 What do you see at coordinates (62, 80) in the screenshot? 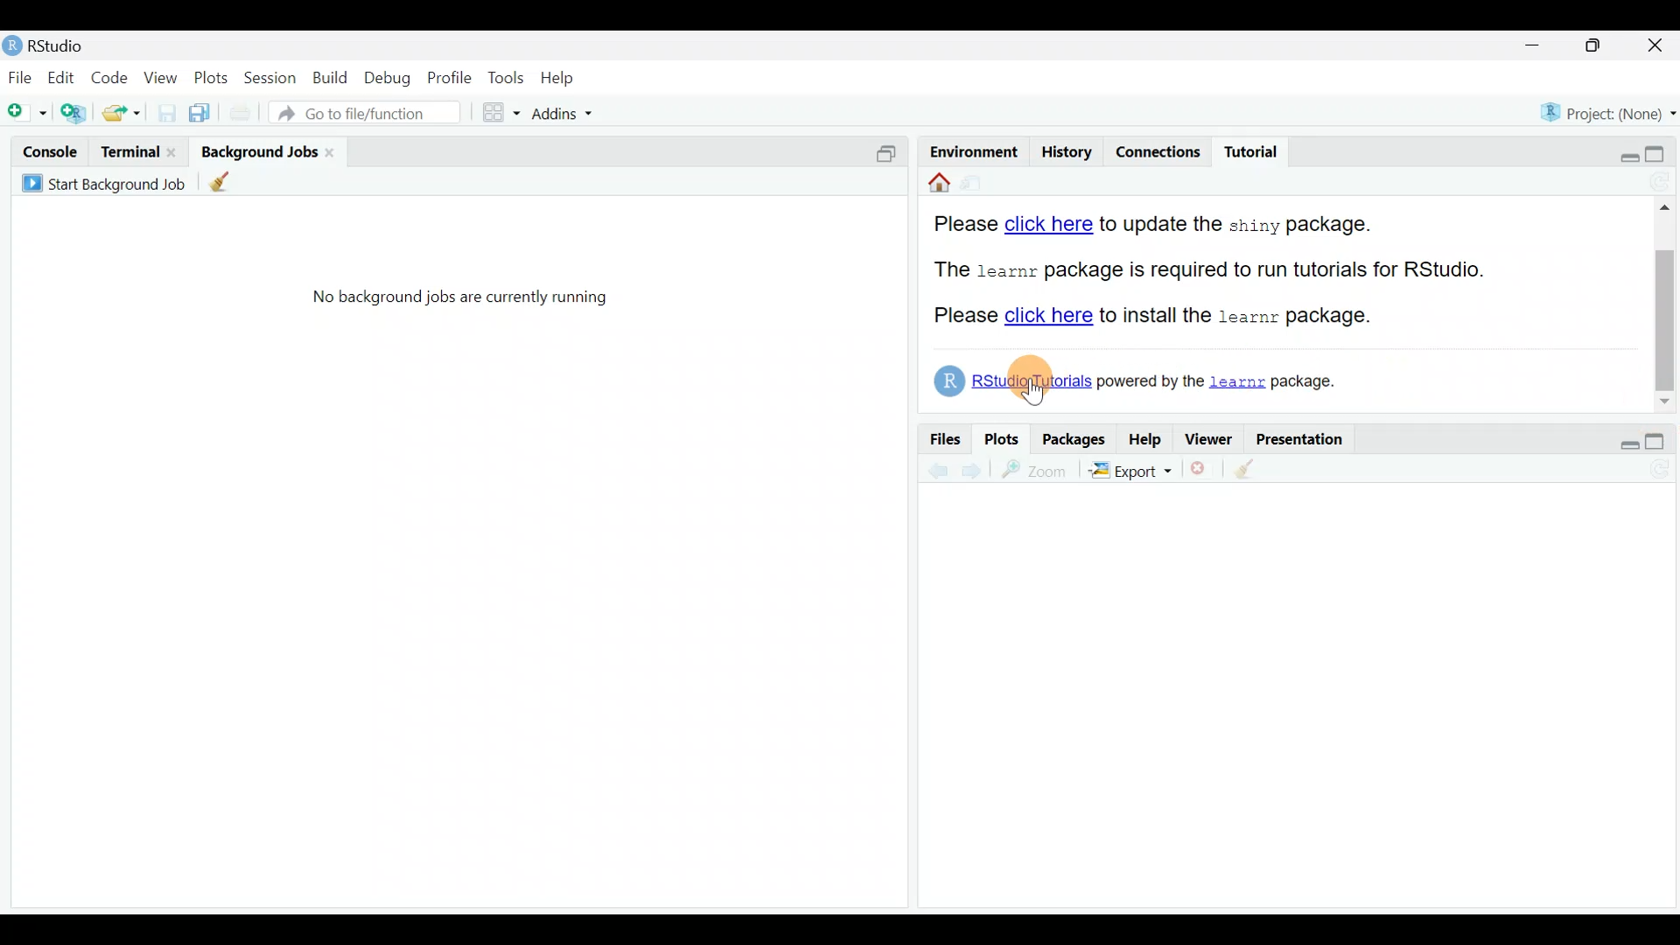
I see `Edit` at bounding box center [62, 80].